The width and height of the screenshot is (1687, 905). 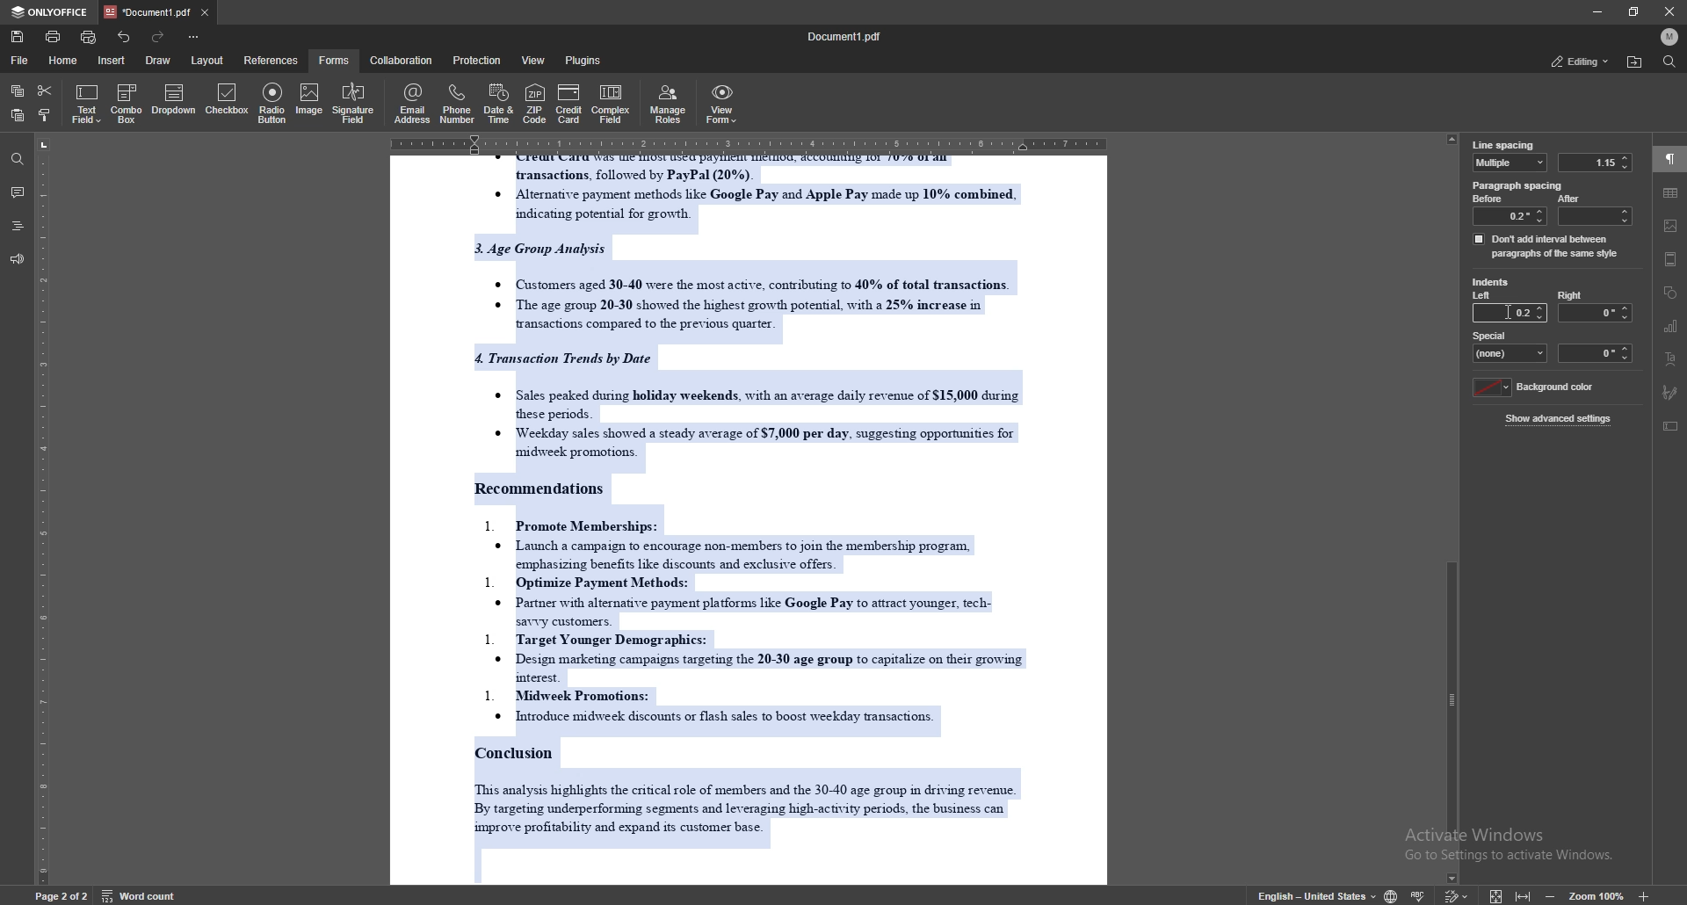 What do you see at coordinates (156, 37) in the screenshot?
I see `redo` at bounding box center [156, 37].